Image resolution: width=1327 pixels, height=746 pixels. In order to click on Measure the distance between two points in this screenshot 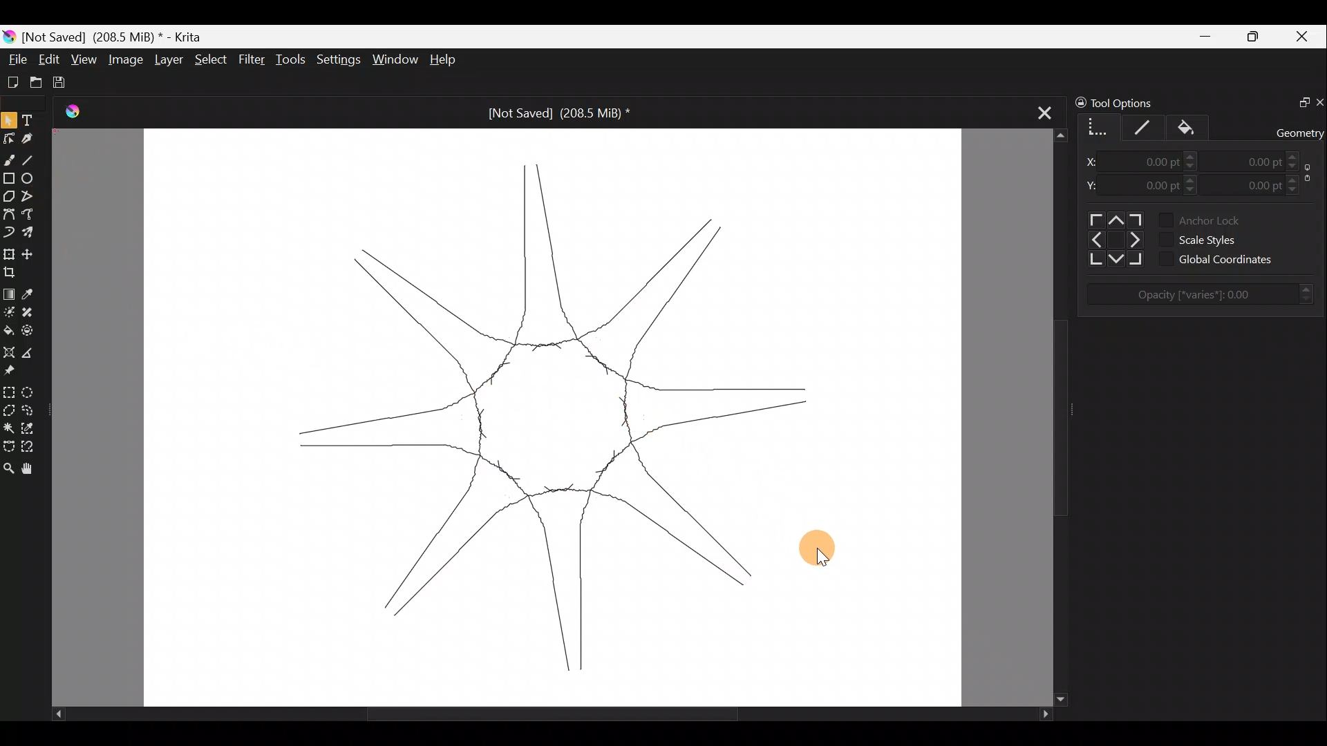, I will do `click(33, 351)`.